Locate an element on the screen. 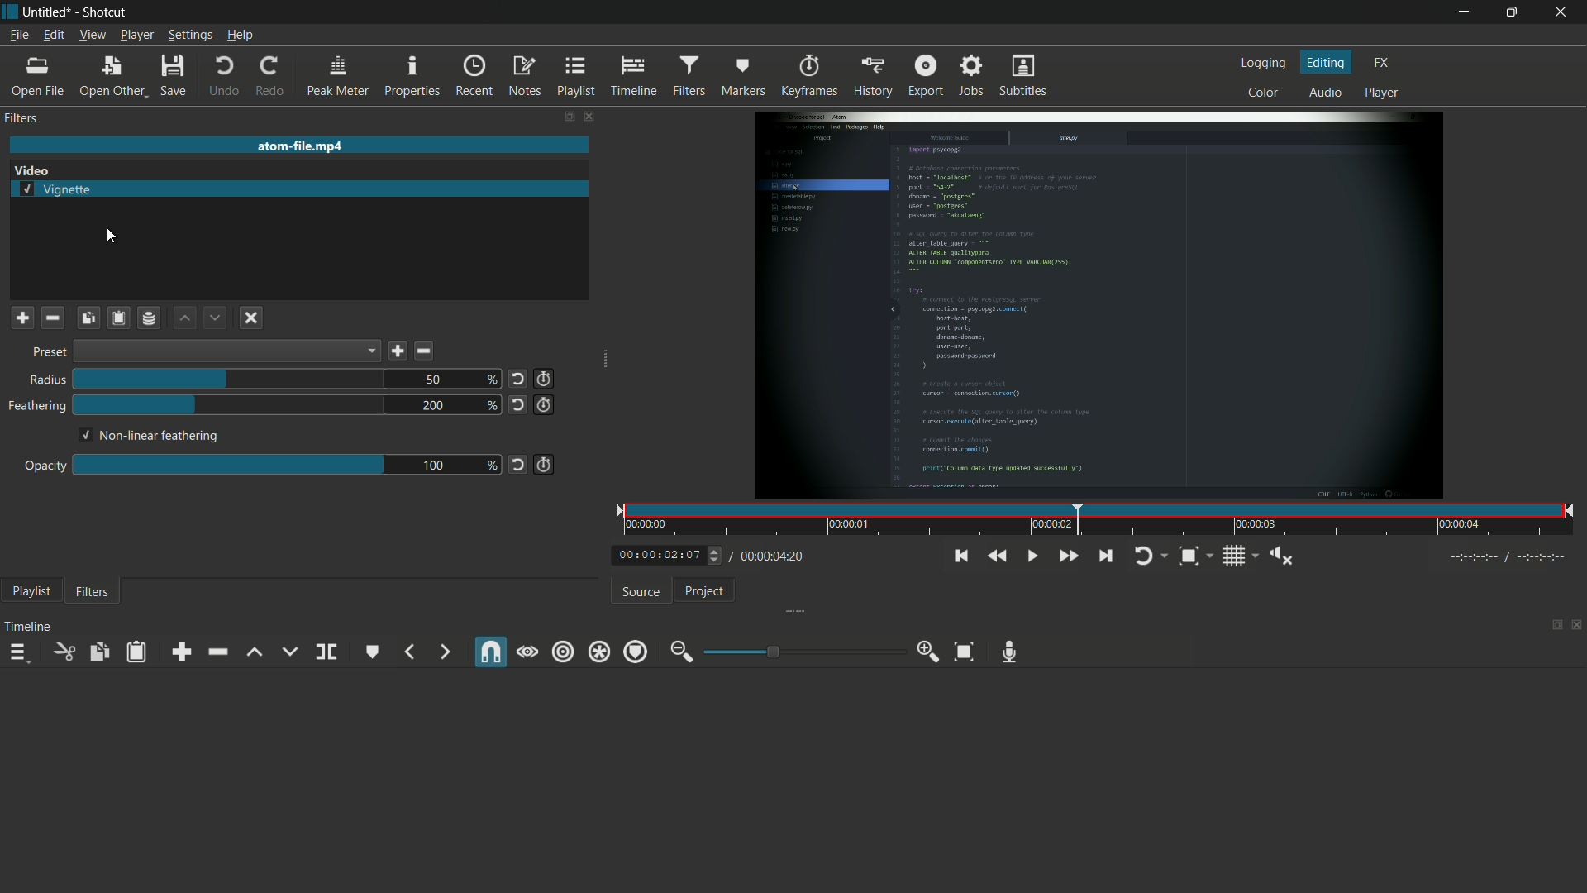 This screenshot has height=893, width=1587. next marker is located at coordinates (445, 653).